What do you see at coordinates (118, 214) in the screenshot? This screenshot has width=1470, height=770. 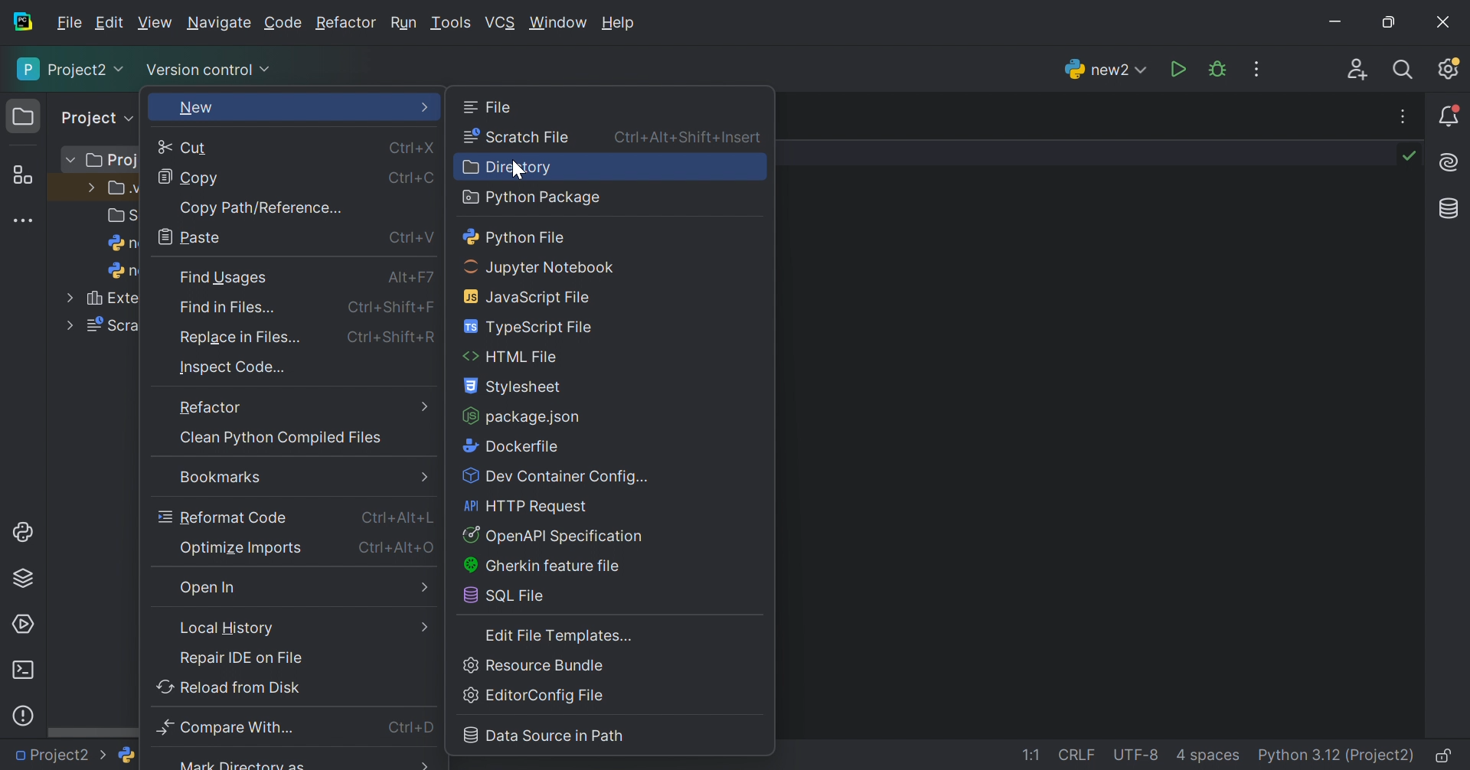 I see `S` at bounding box center [118, 214].